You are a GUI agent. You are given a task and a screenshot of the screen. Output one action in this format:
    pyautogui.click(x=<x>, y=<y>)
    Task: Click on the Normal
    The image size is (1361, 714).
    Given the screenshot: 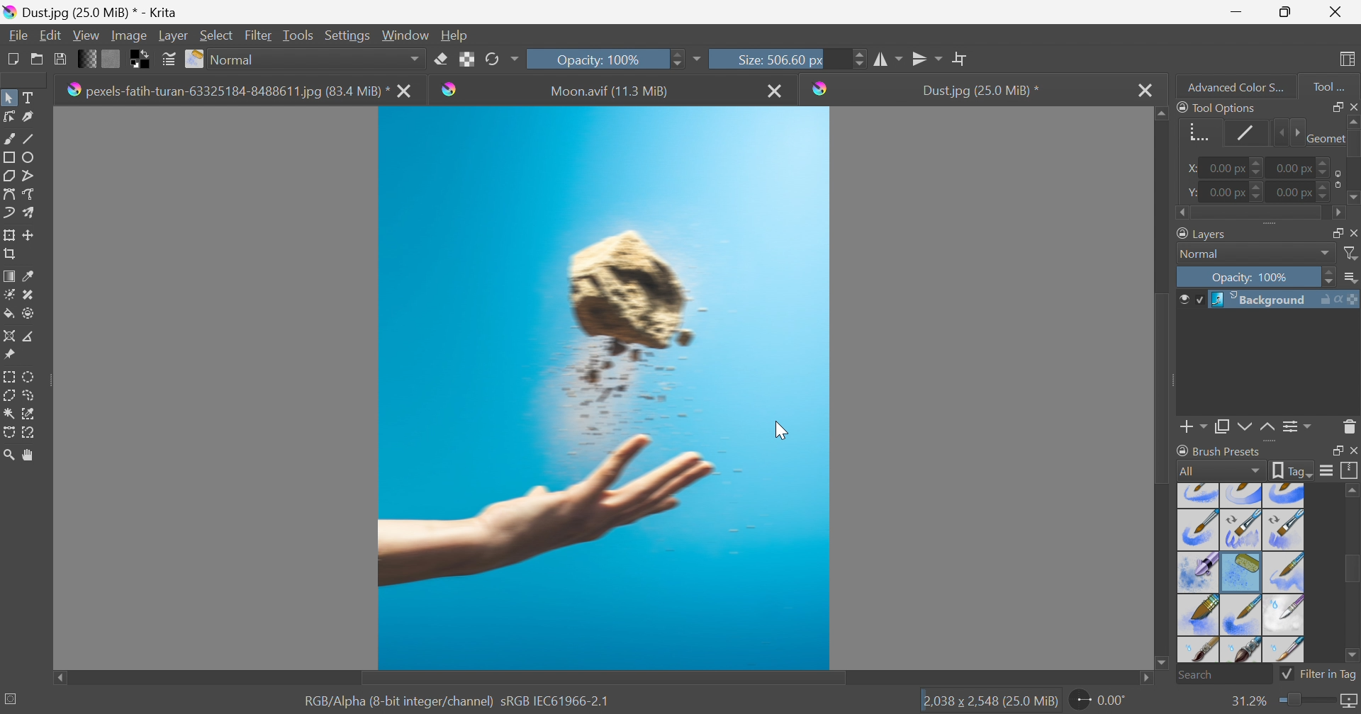 What is the action you would take?
    pyautogui.click(x=317, y=59)
    